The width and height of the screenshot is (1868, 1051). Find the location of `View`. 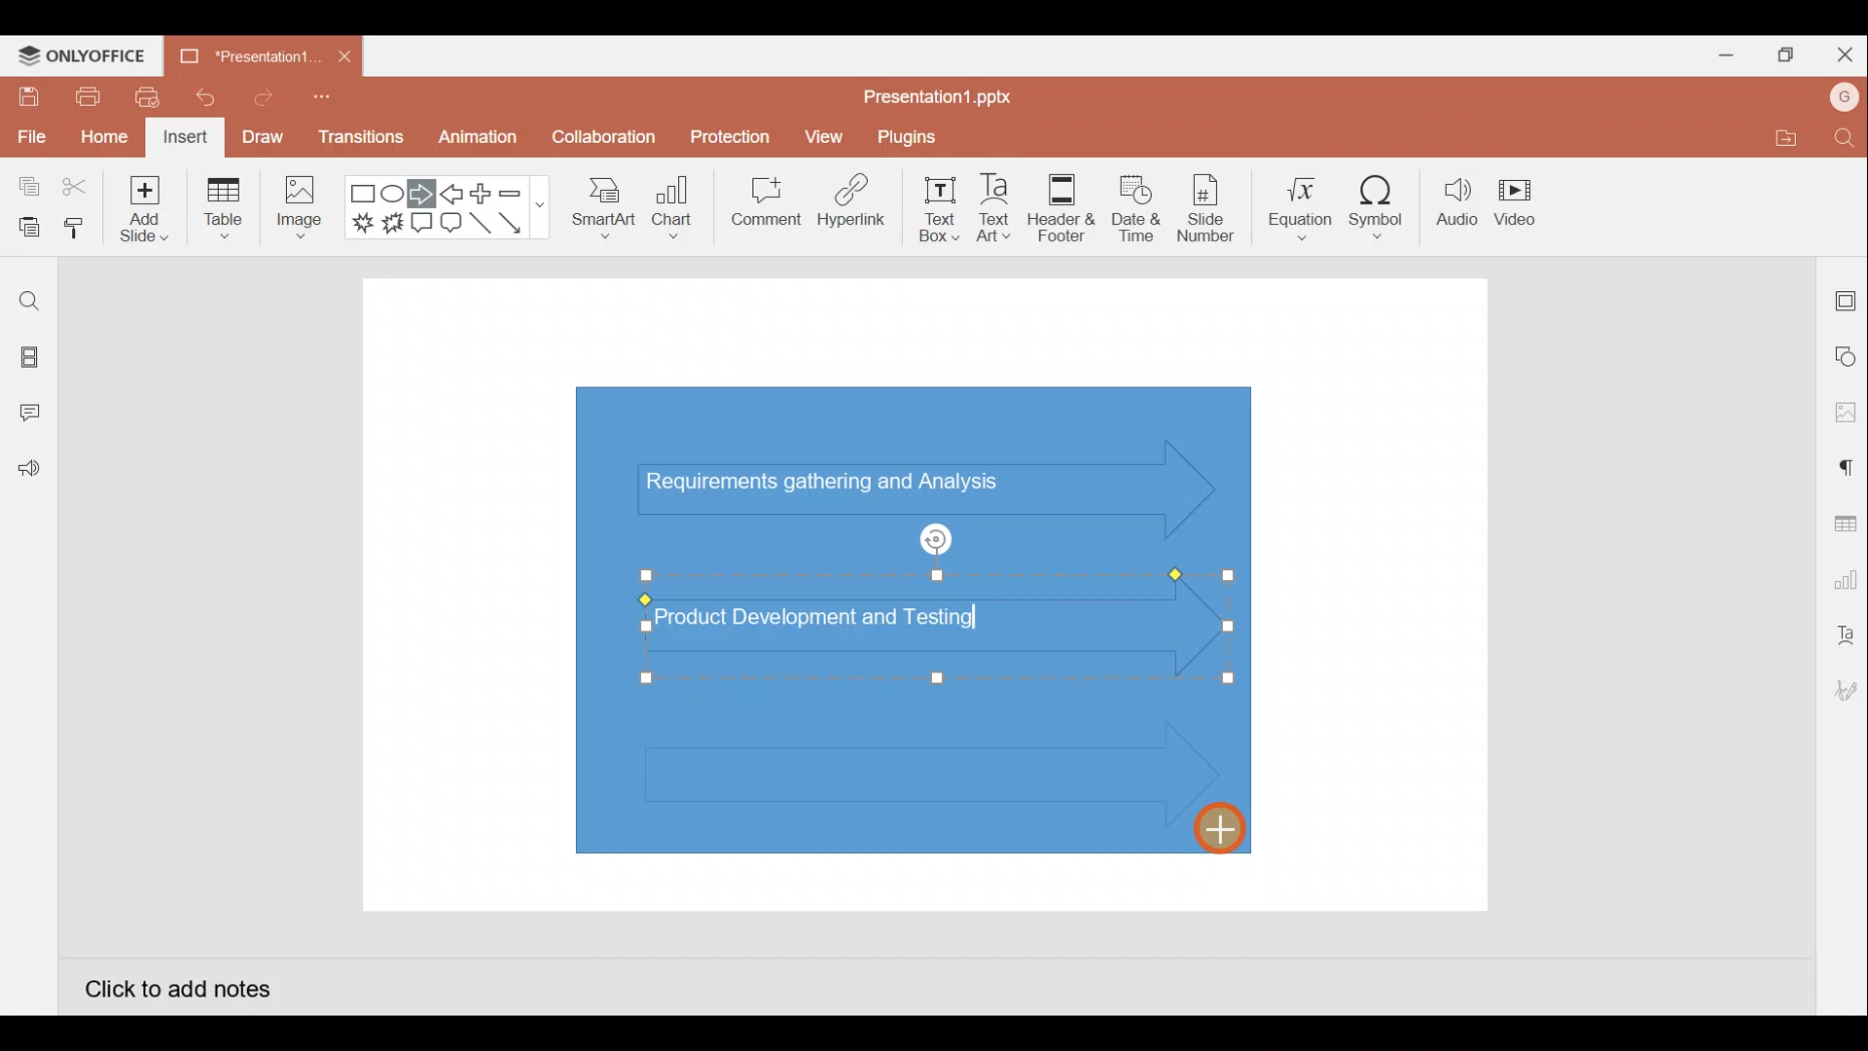

View is located at coordinates (827, 132).